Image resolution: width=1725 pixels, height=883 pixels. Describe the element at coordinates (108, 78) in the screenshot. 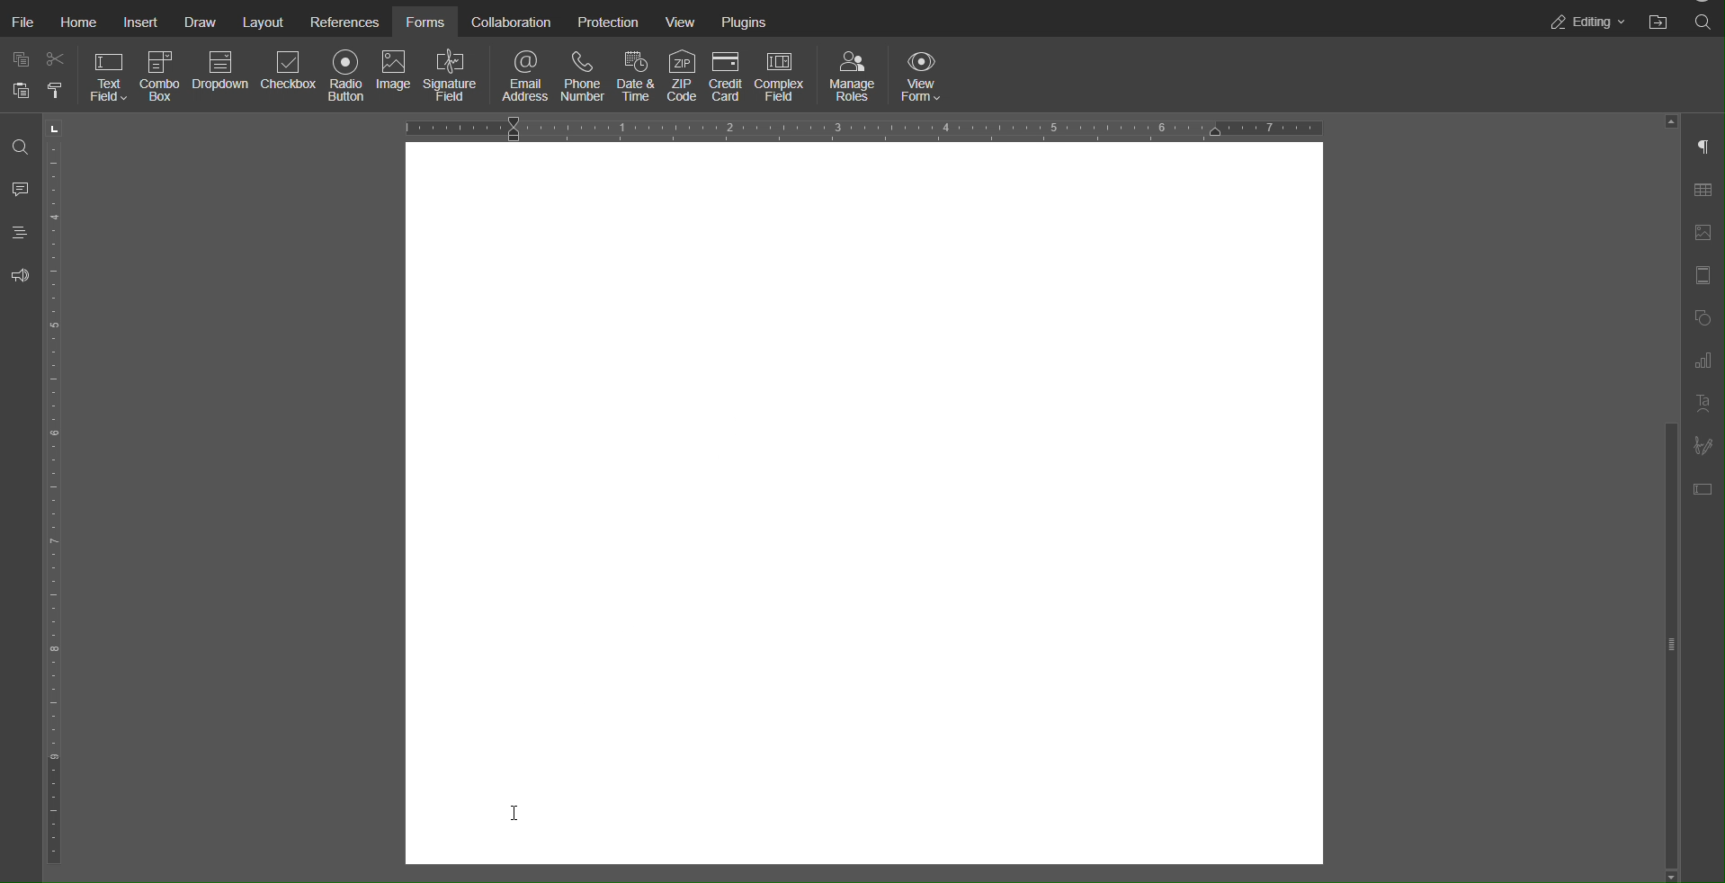

I see `Text Field` at that location.